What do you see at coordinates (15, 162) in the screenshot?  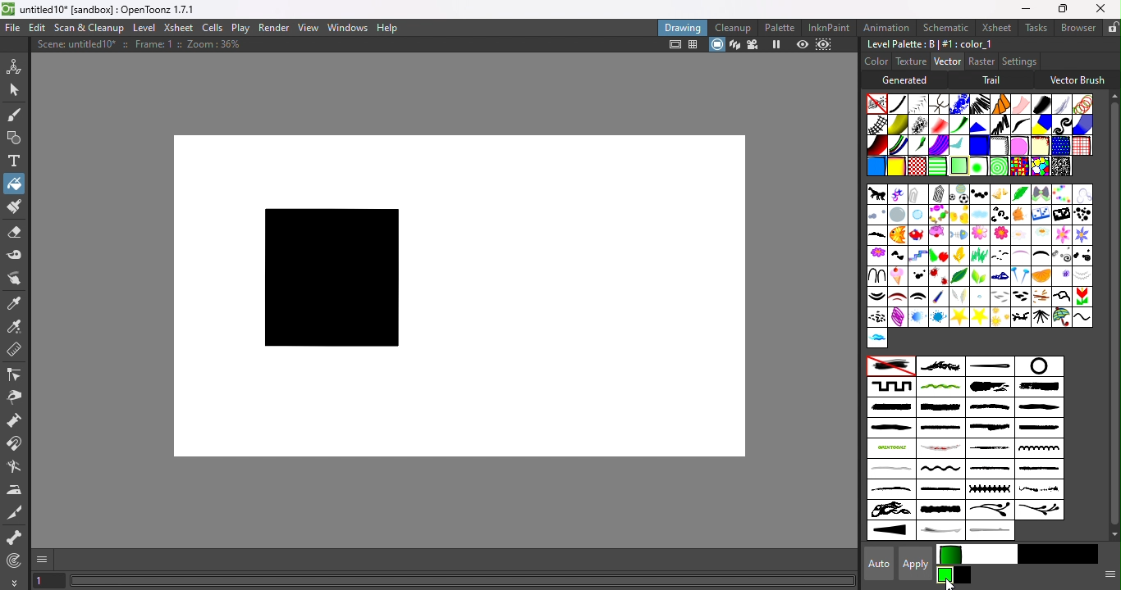 I see `Type tool` at bounding box center [15, 162].